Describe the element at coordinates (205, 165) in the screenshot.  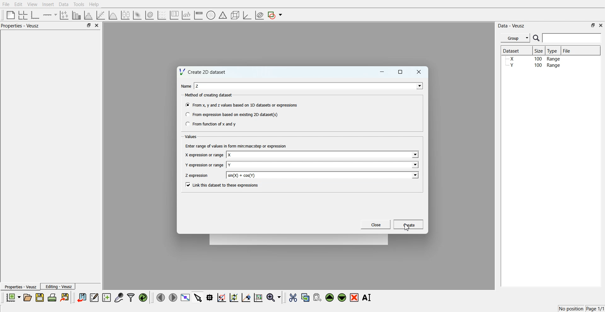
I see `= NY expression or range` at that location.